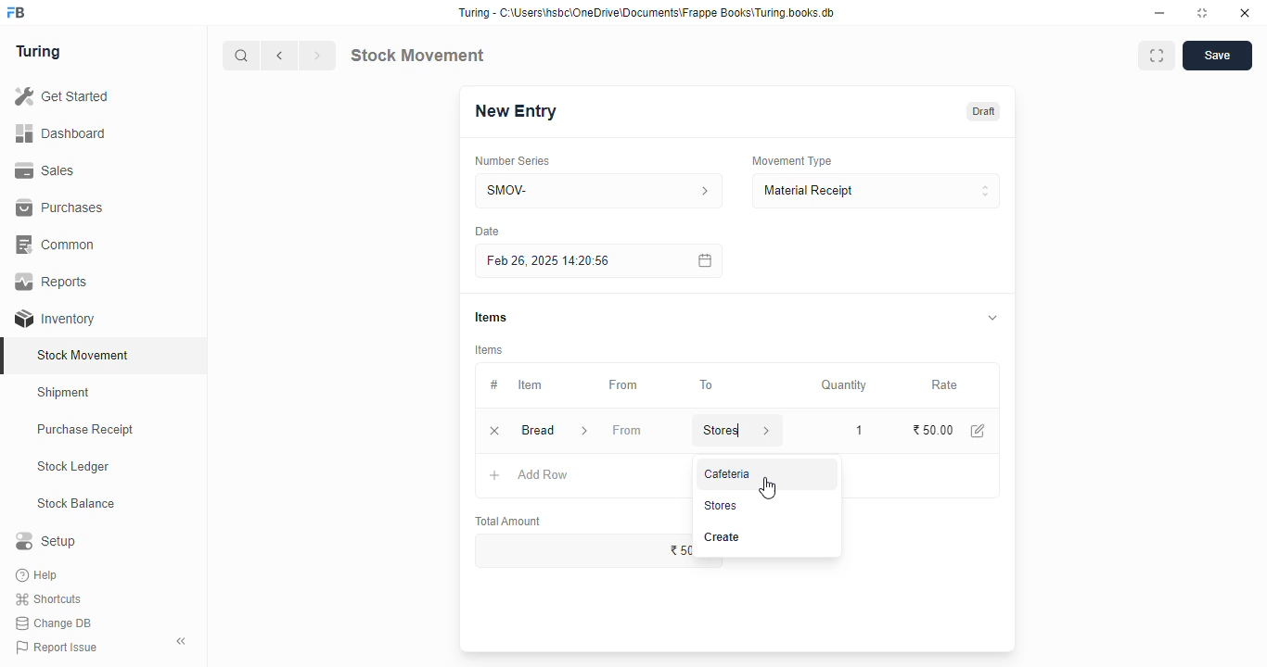 Image resolution: width=1267 pixels, height=667 pixels. I want to click on change DB, so click(54, 623).